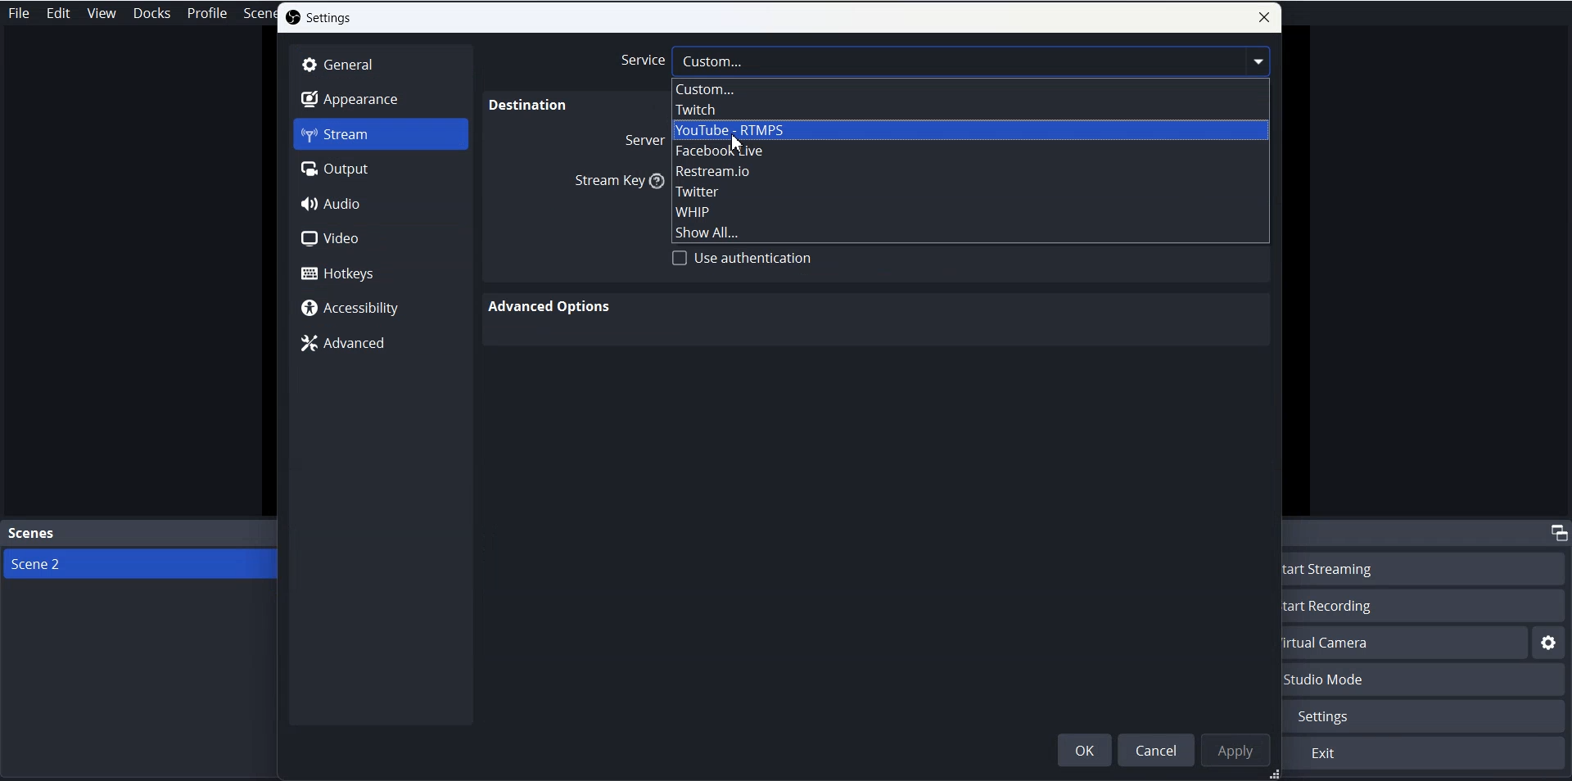 This screenshot has width=1572, height=781. What do you see at coordinates (743, 258) in the screenshot?
I see `Use authentication` at bounding box center [743, 258].